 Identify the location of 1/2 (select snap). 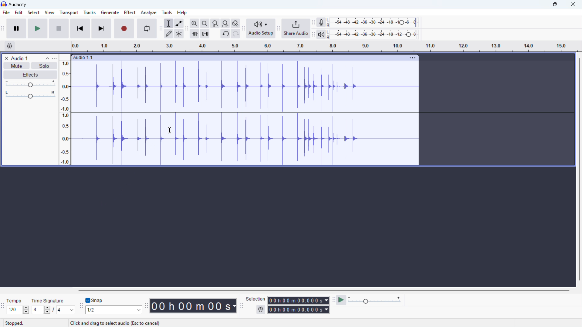
(114, 310).